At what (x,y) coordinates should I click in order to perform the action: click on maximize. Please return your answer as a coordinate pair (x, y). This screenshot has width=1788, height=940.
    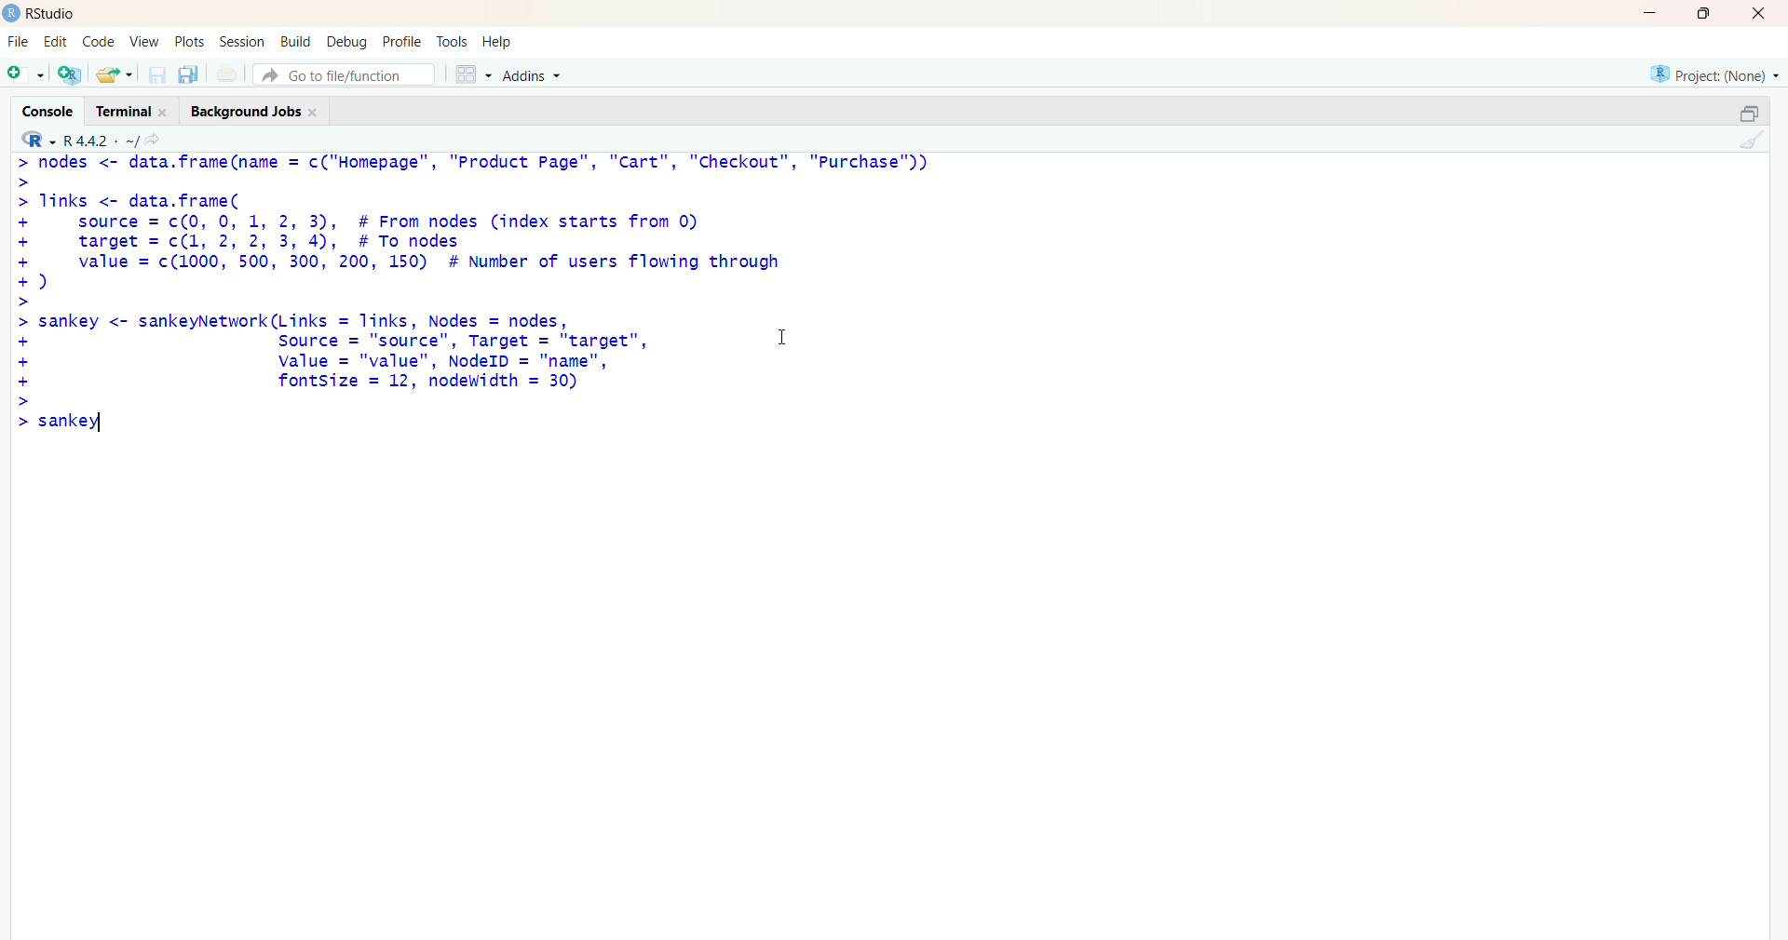
    Looking at the image, I should click on (1701, 14).